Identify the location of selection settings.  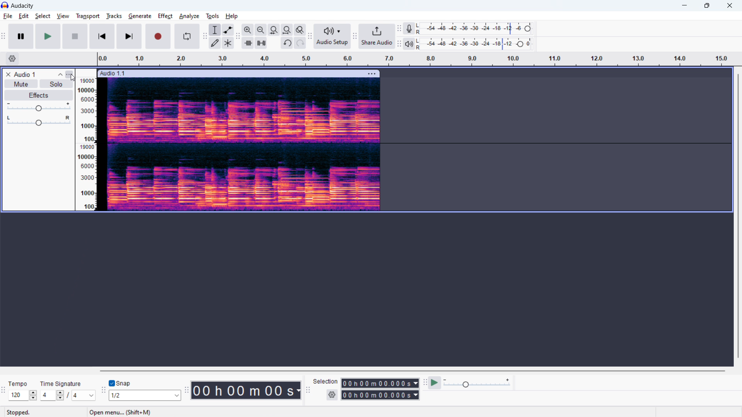
(332, 395).